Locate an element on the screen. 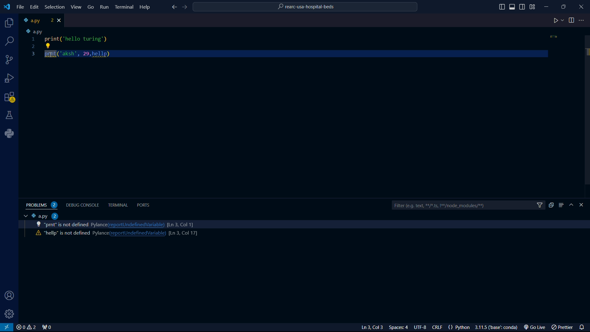 This screenshot has width=590, height=332. connect 0 is located at coordinates (48, 327).